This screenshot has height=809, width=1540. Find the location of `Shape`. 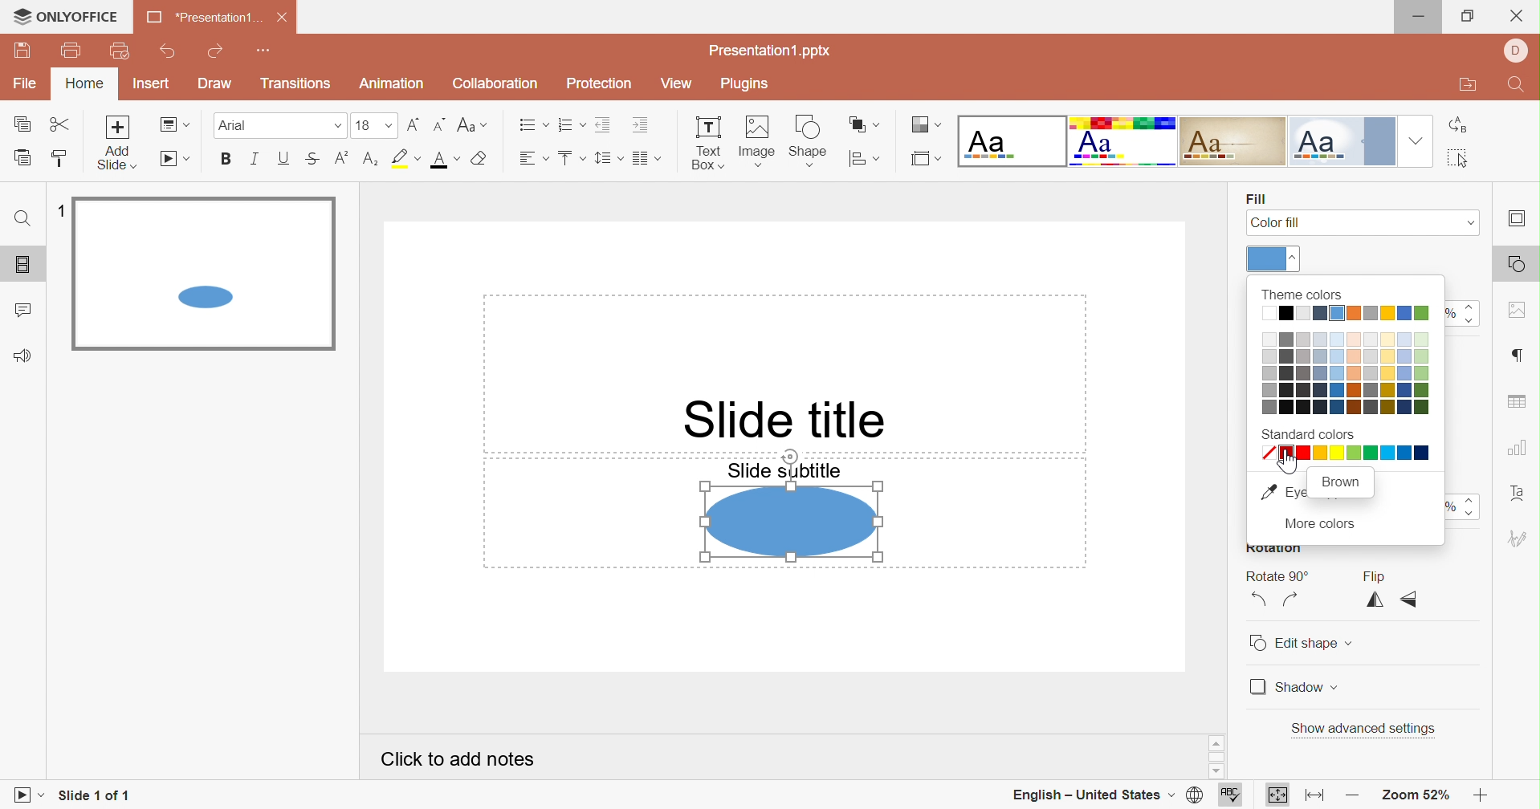

Shape is located at coordinates (790, 522).